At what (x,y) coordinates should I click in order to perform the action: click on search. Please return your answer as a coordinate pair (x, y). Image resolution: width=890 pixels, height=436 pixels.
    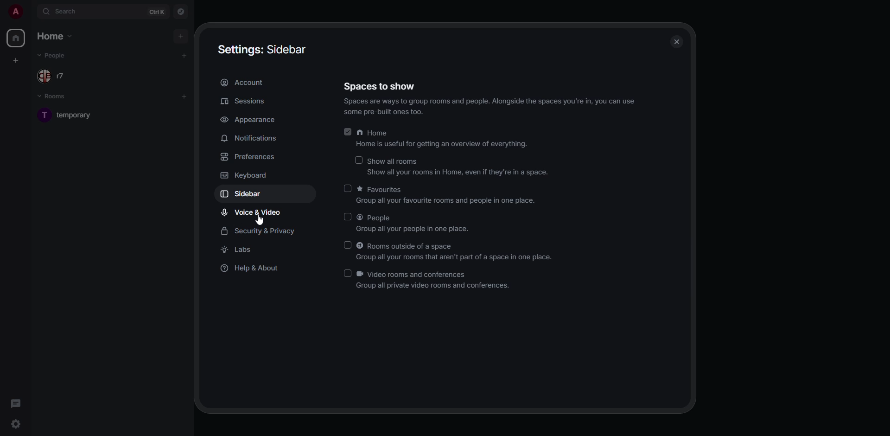
    Looking at the image, I should click on (67, 11).